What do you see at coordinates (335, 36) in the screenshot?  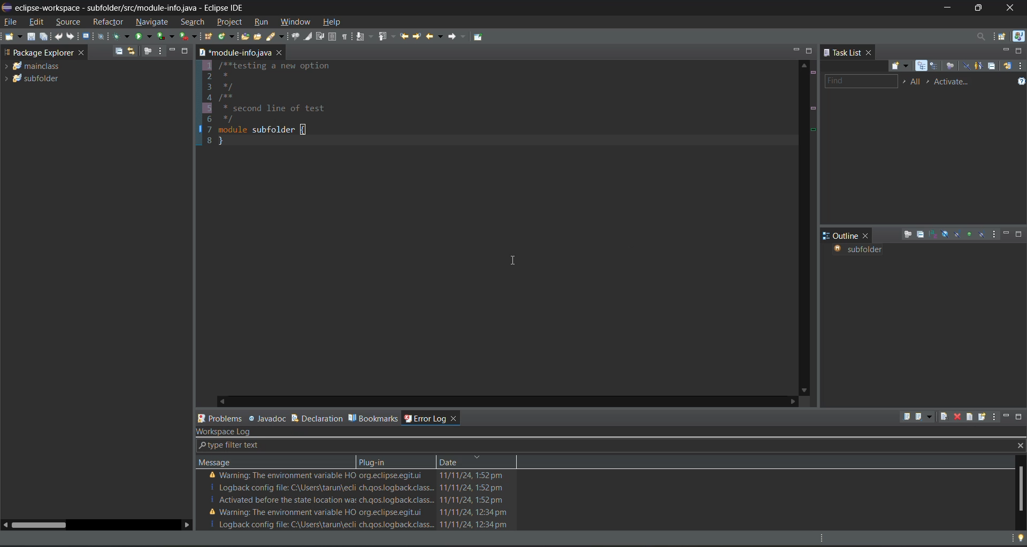 I see `toggle block selection` at bounding box center [335, 36].